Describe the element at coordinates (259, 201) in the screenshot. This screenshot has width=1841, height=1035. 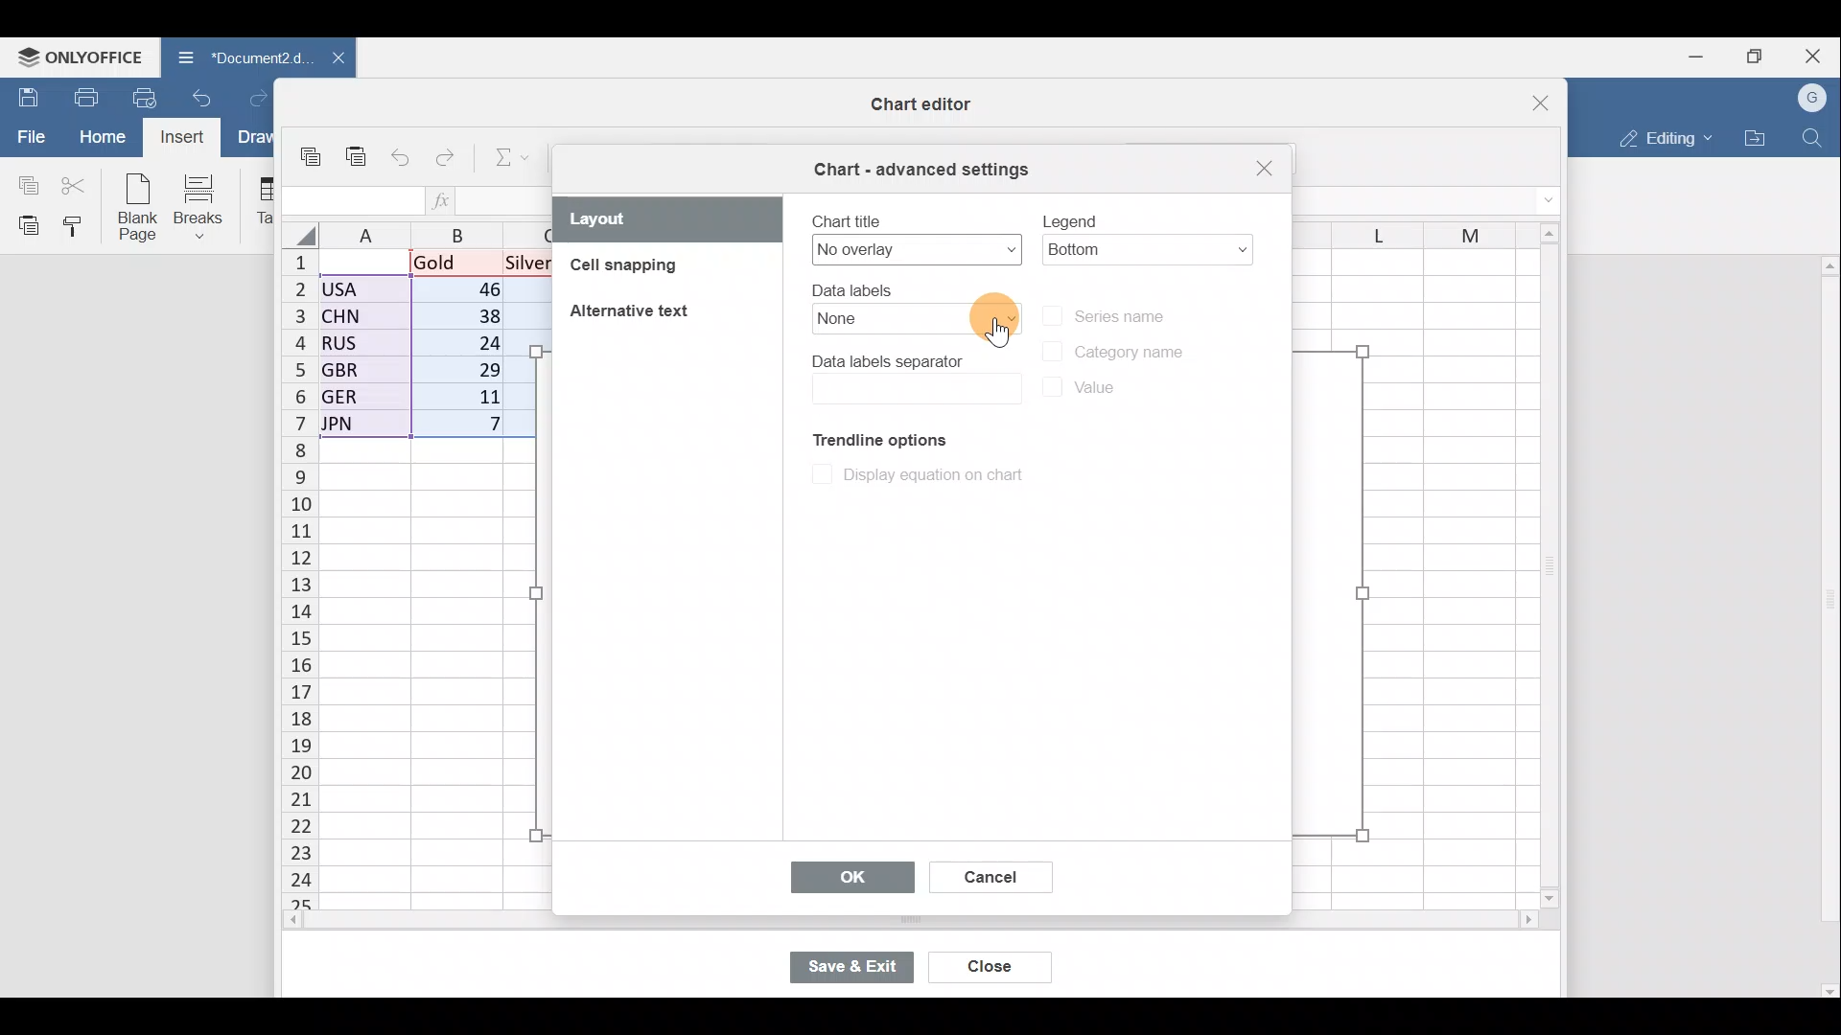
I see `Table` at that location.